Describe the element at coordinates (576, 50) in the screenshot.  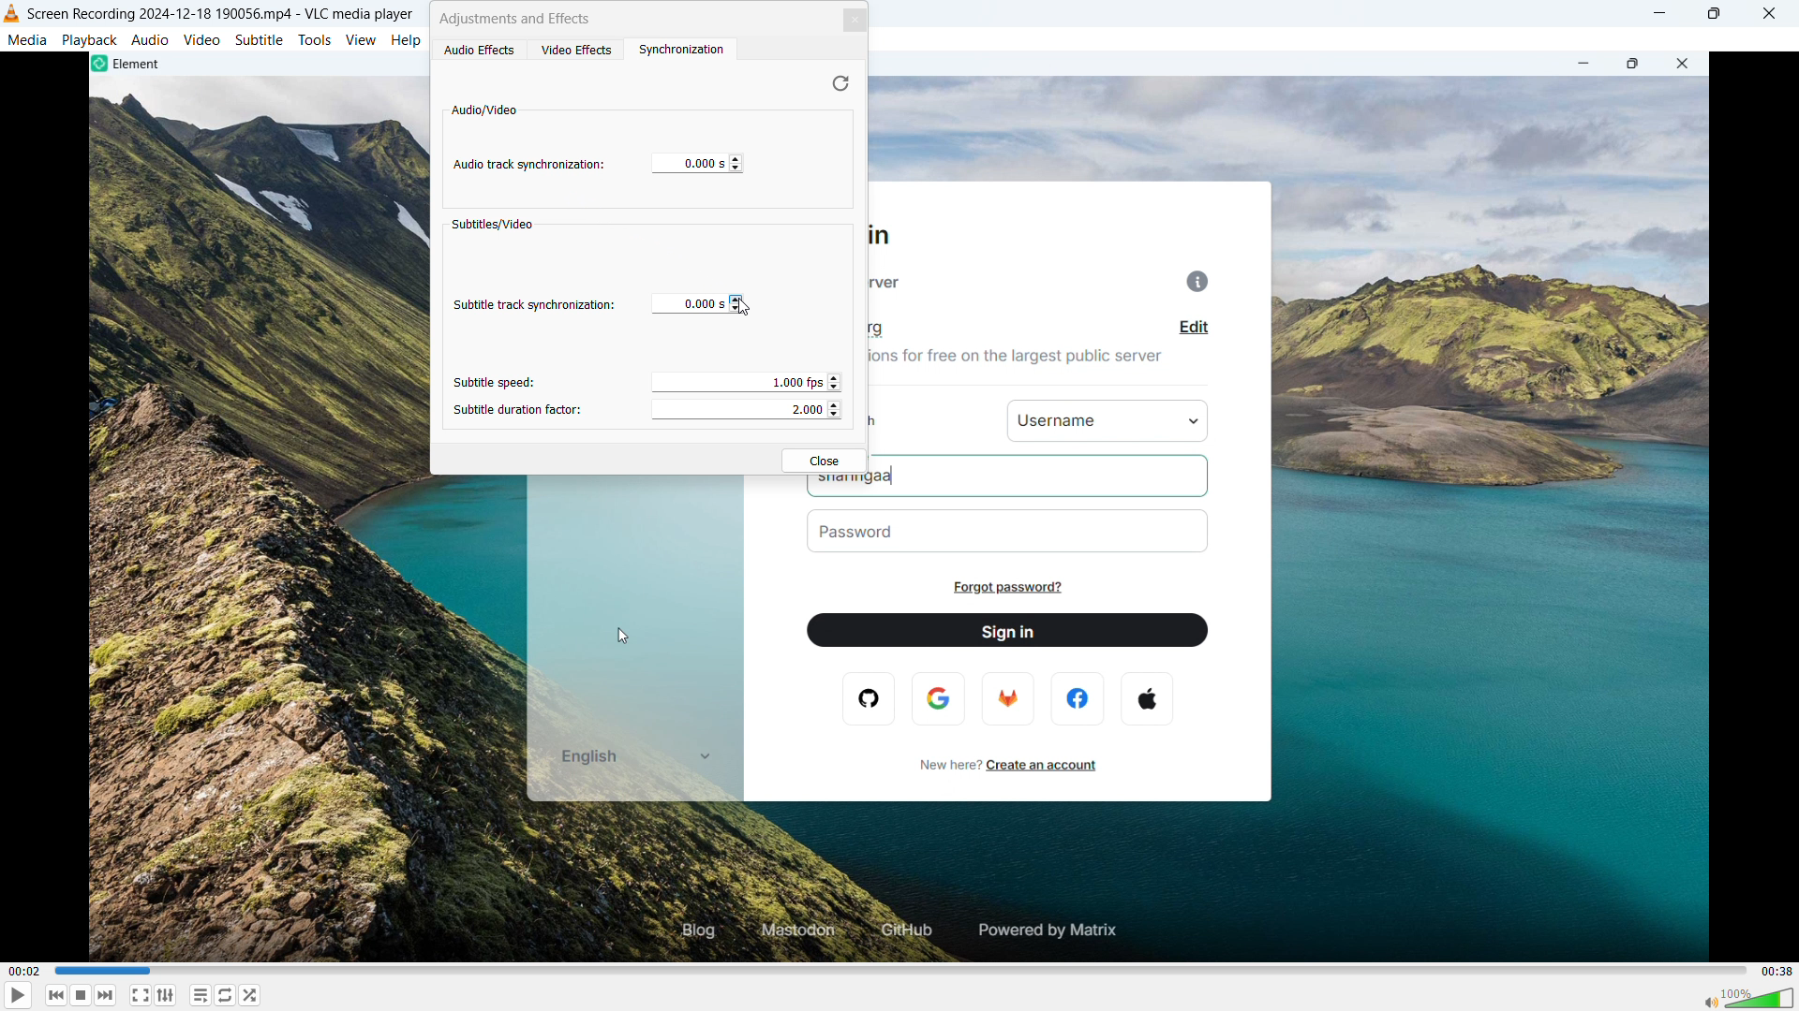
I see `video effects` at that location.